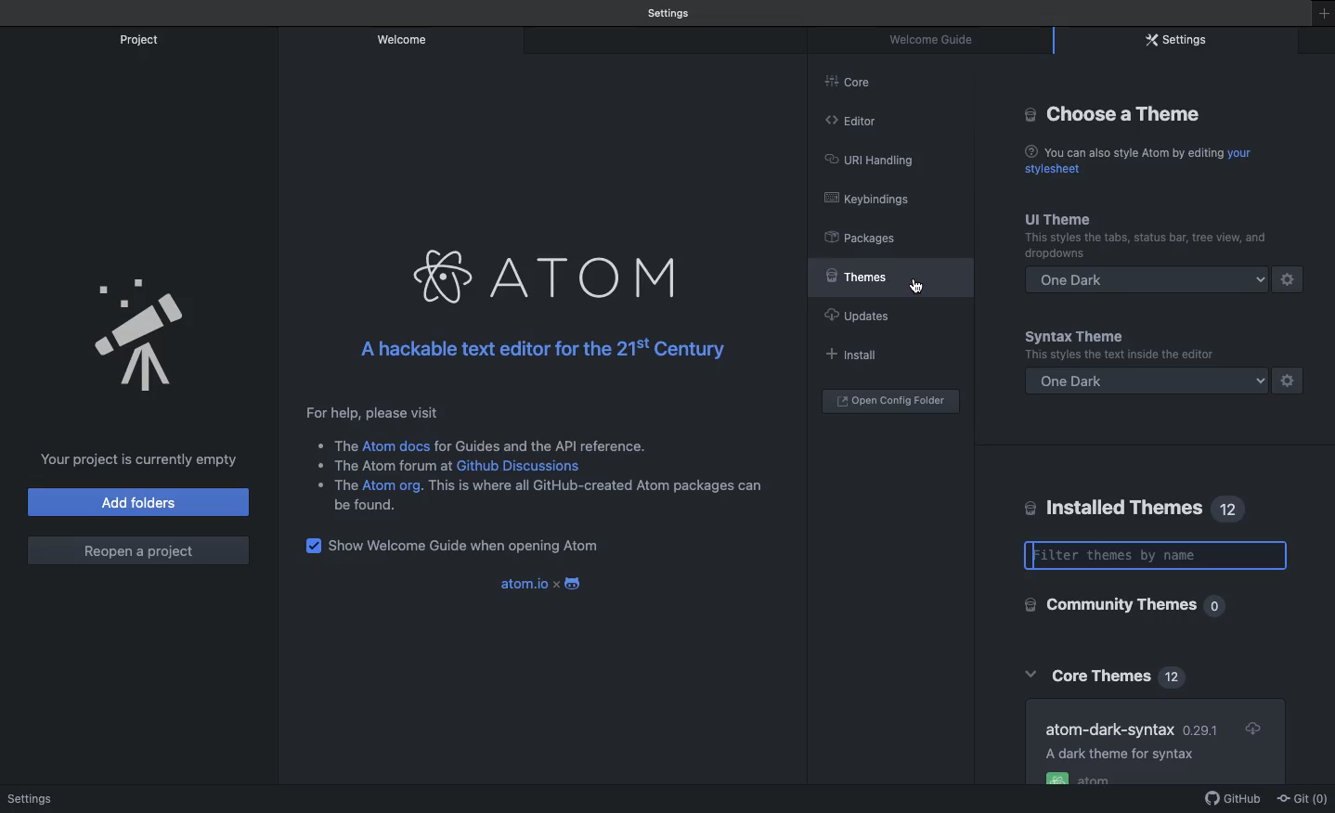  What do you see at coordinates (332, 484) in the screenshot?
I see `* The` at bounding box center [332, 484].